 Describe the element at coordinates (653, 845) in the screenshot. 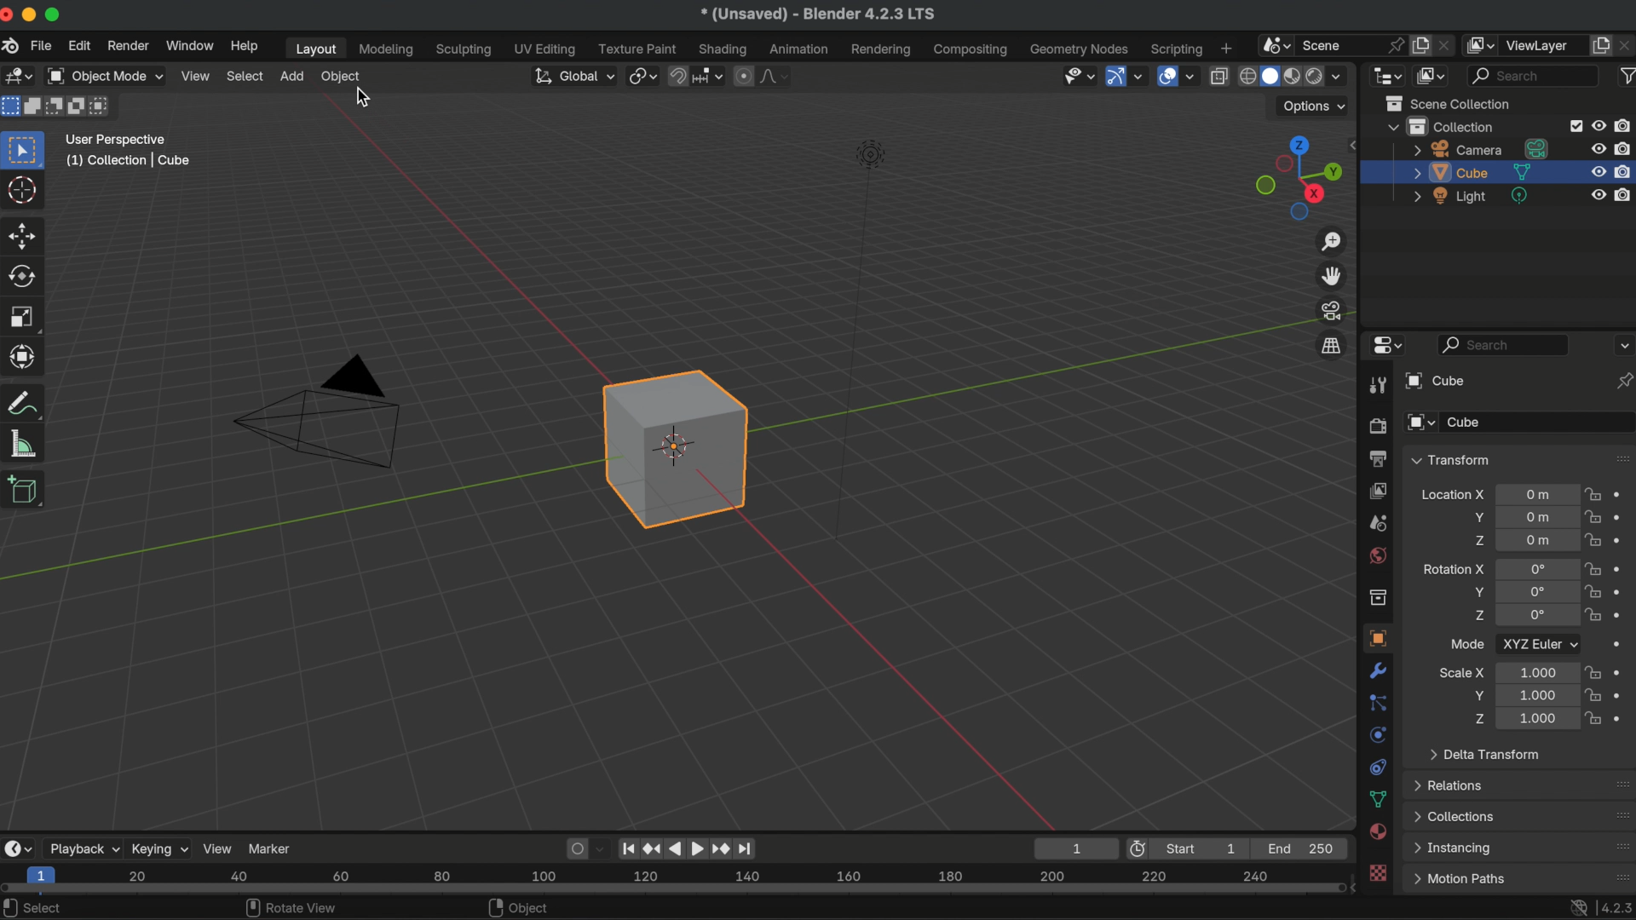

I see `jump to keyframe` at that location.